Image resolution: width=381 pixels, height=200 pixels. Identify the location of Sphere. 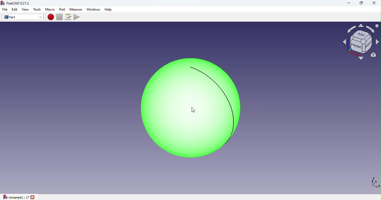
(187, 108).